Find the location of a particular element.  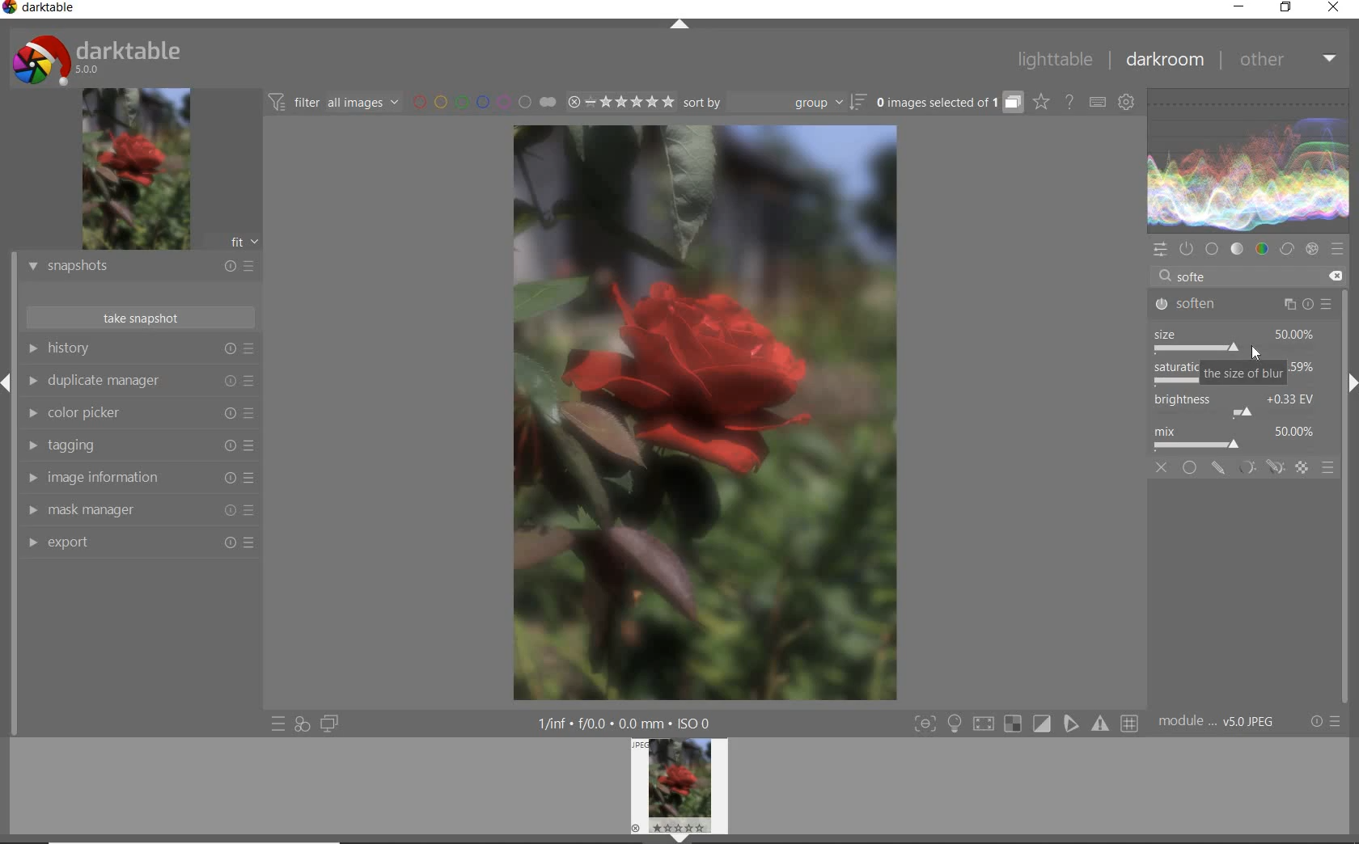

filter all images by module order is located at coordinates (332, 102).